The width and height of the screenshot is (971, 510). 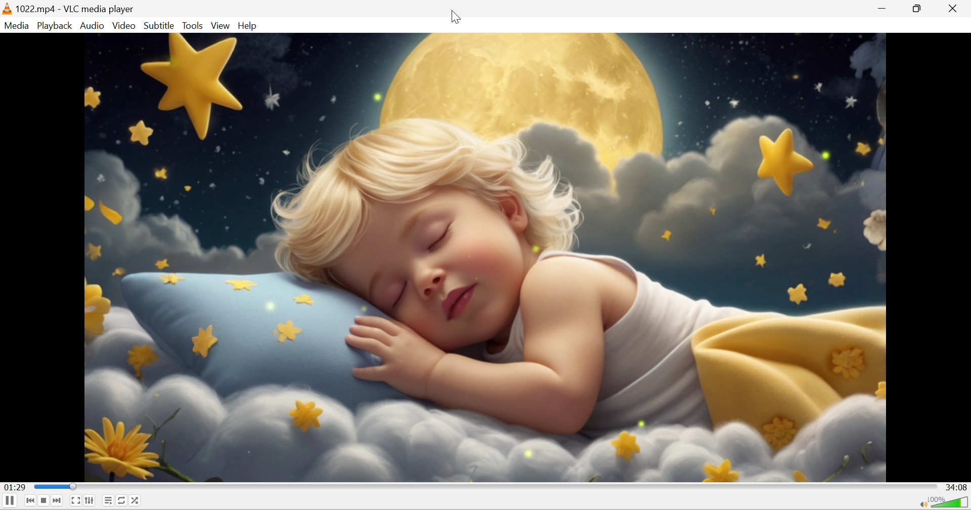 What do you see at coordinates (485, 257) in the screenshot?
I see `video` at bounding box center [485, 257].